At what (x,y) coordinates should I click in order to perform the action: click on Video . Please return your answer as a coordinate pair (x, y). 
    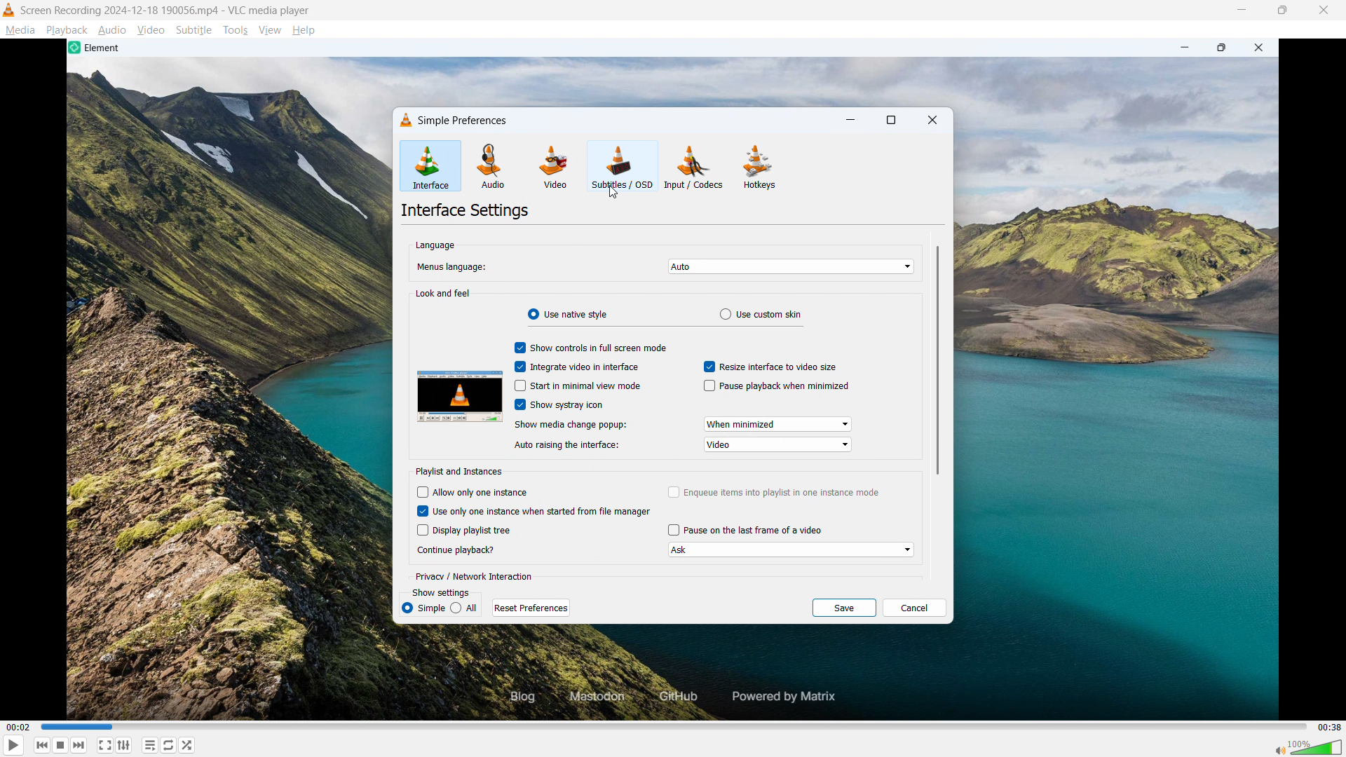
    Looking at the image, I should click on (151, 31).